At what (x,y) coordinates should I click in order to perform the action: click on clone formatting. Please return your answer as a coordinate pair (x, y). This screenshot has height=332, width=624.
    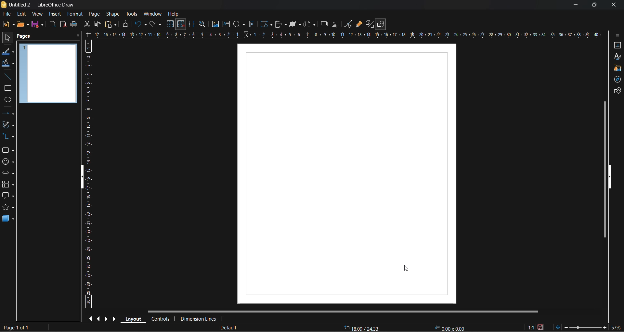
    Looking at the image, I should click on (127, 25).